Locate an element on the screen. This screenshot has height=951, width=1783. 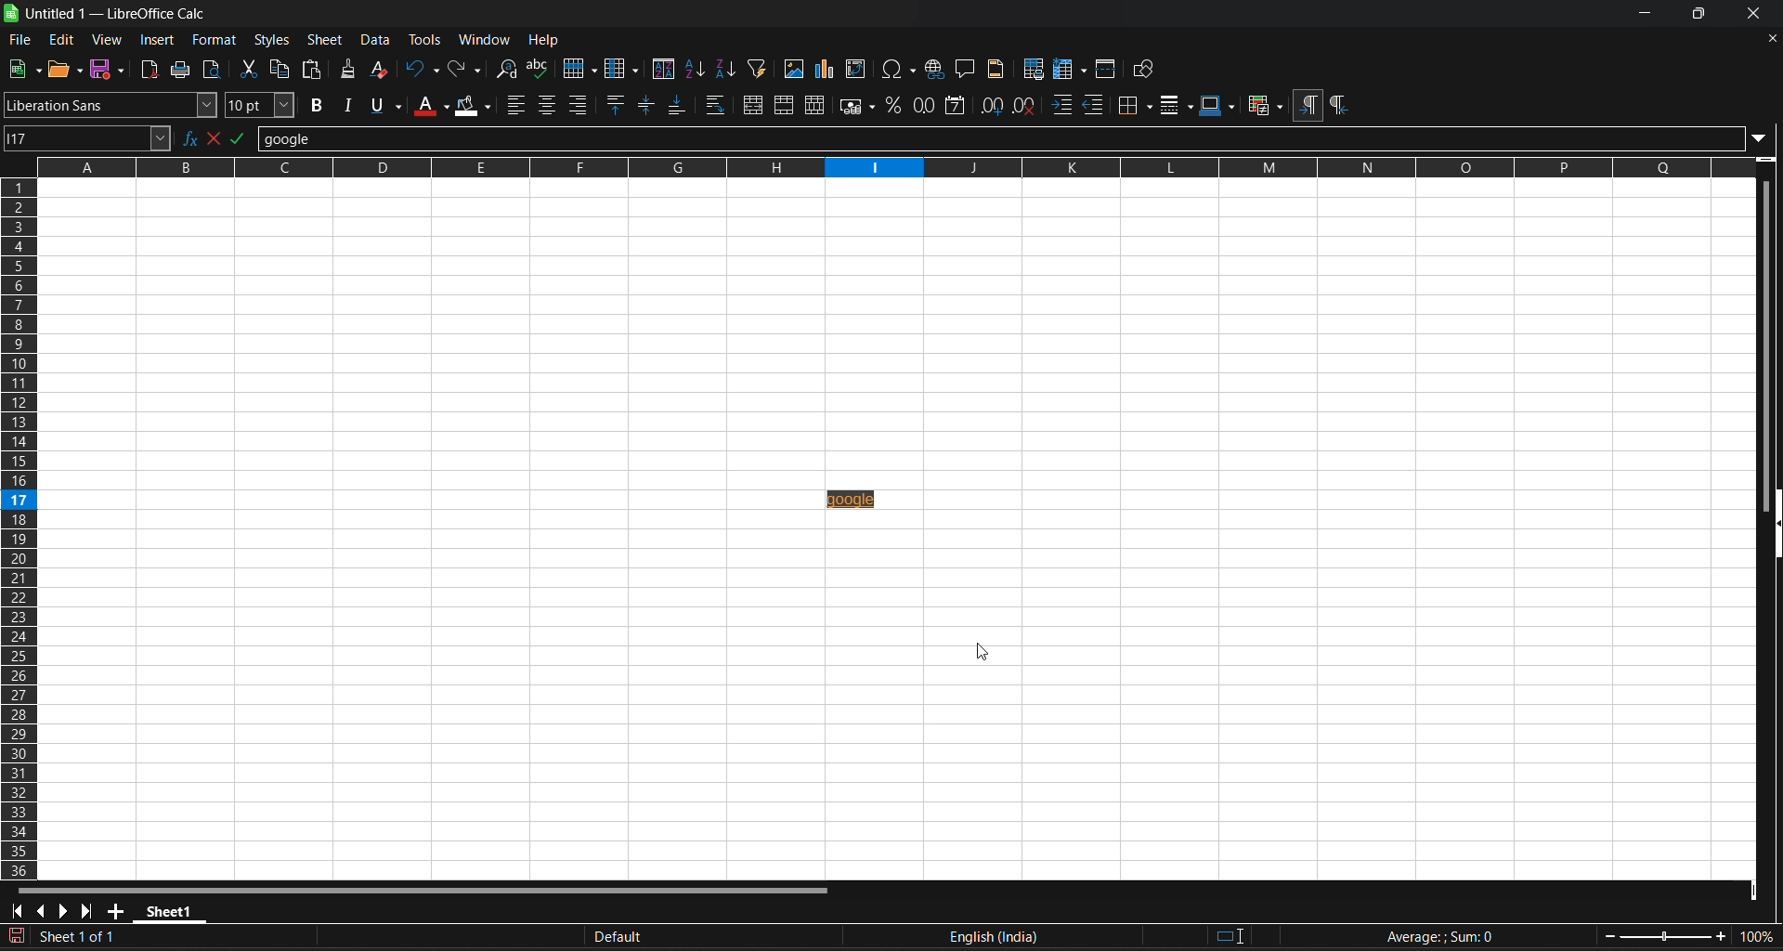
bold is located at coordinates (317, 105).